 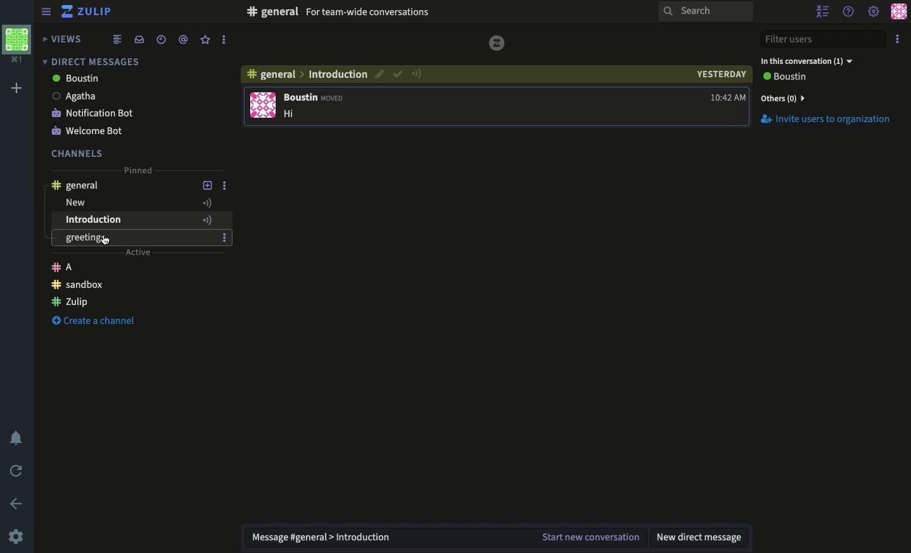 What do you see at coordinates (806, 61) in the screenshot?
I see `In this conversation` at bounding box center [806, 61].